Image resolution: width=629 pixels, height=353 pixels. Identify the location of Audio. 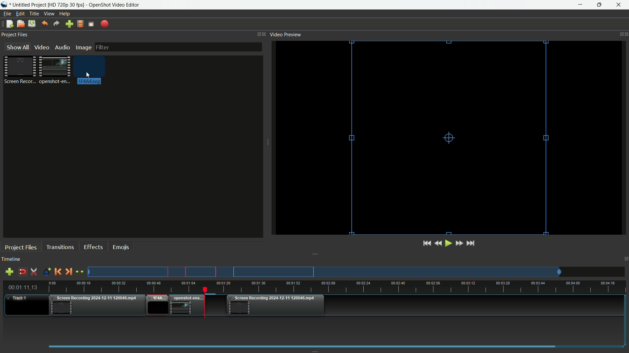
(62, 47).